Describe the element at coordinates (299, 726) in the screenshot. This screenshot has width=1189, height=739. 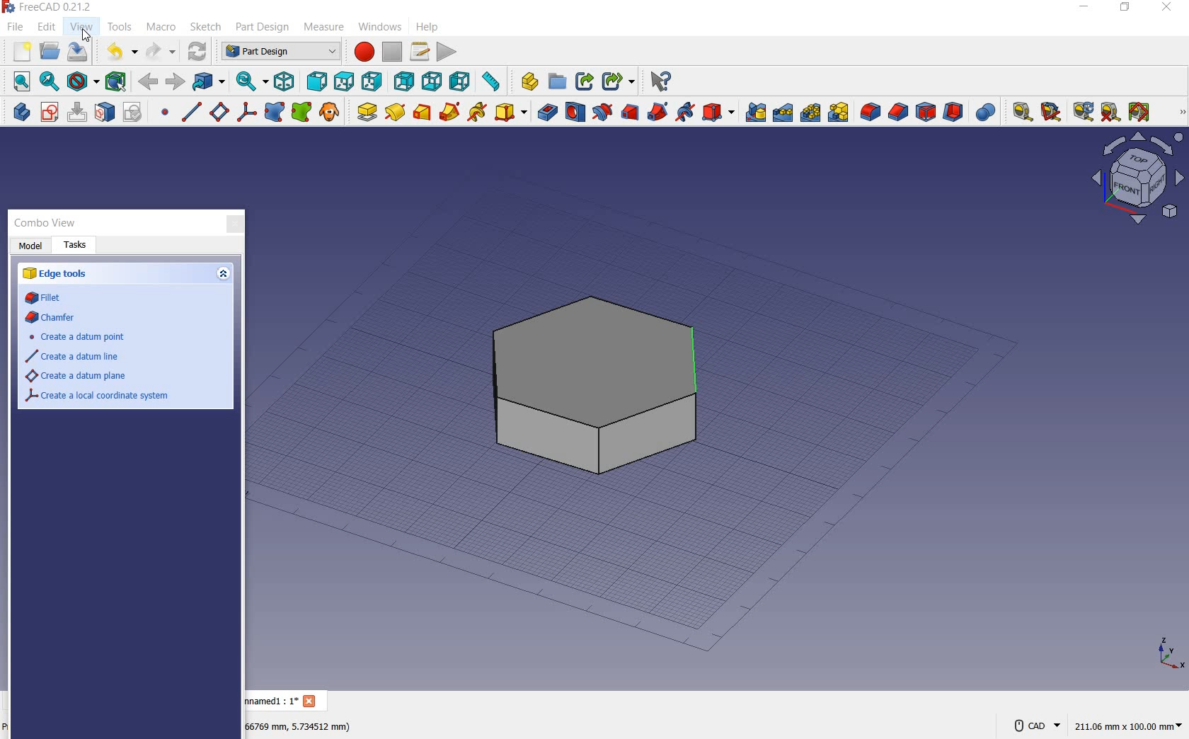
I see `66759 mm,5.734512 mm(DIMENSION)` at that location.